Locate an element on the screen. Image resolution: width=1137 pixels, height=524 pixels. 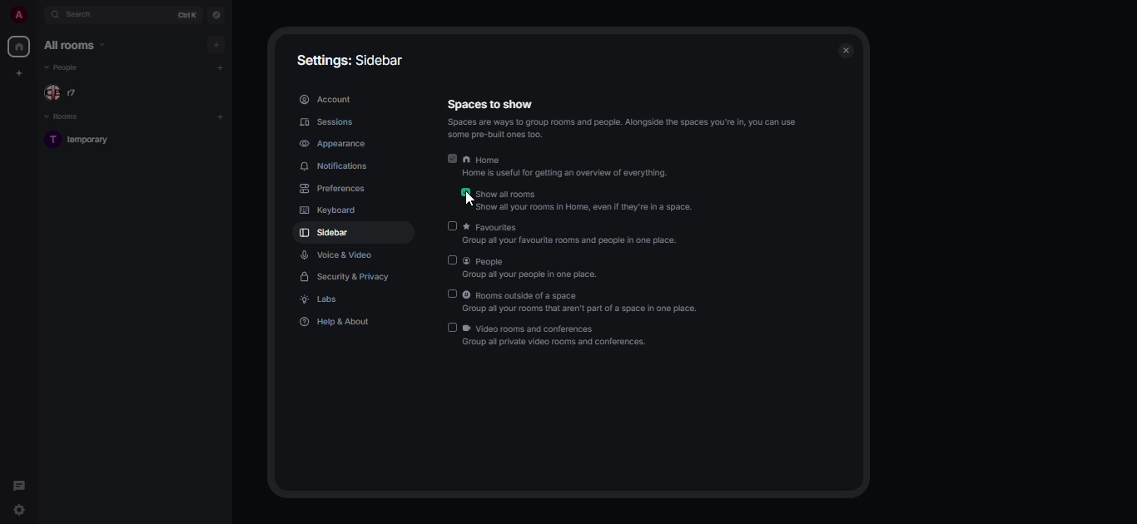
preferences is located at coordinates (338, 190).